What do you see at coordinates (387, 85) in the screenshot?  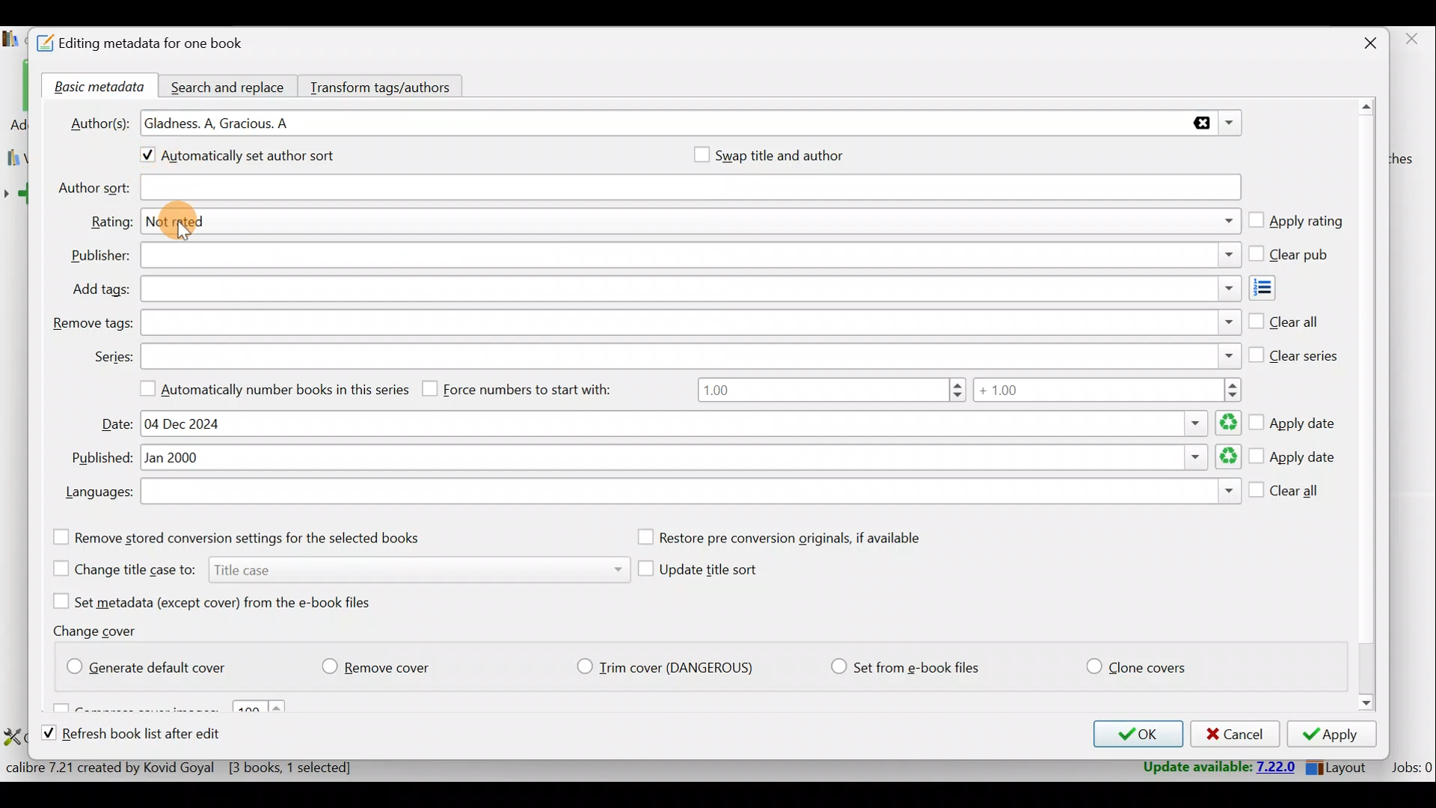 I see `Transform tags/authors` at bounding box center [387, 85].